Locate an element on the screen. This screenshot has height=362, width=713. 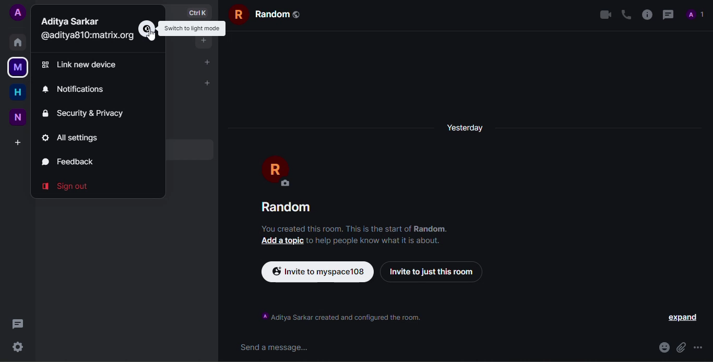
day is located at coordinates (465, 127).